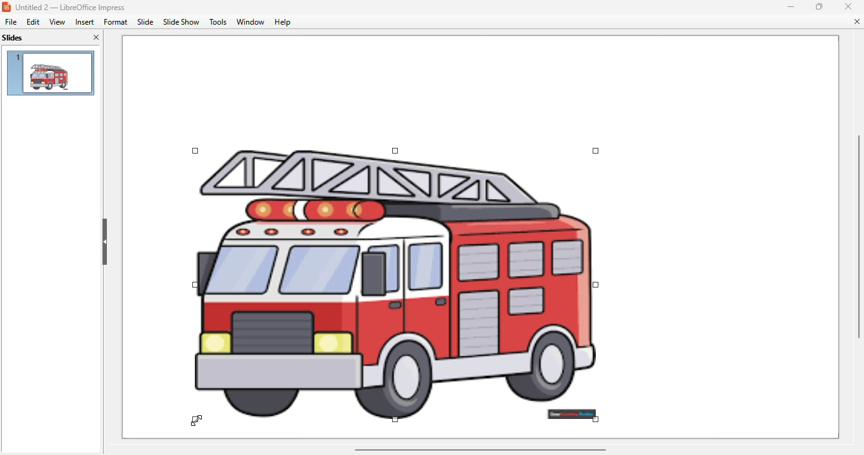 Image resolution: width=864 pixels, height=455 pixels. Describe the element at coordinates (195, 419) in the screenshot. I see `corner handles` at that location.